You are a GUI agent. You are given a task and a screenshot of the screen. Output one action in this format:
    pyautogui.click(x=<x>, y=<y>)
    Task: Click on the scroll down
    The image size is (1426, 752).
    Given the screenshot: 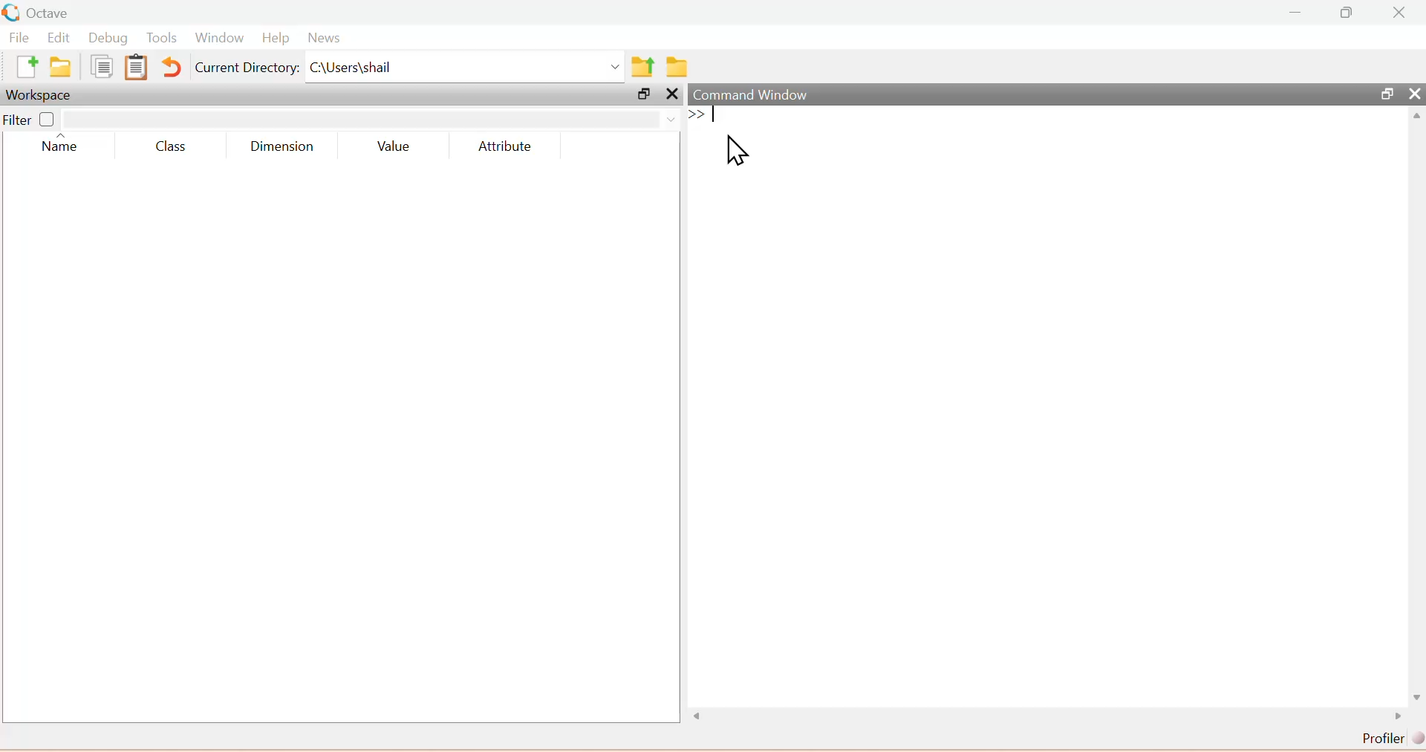 What is the action you would take?
    pyautogui.click(x=1413, y=696)
    